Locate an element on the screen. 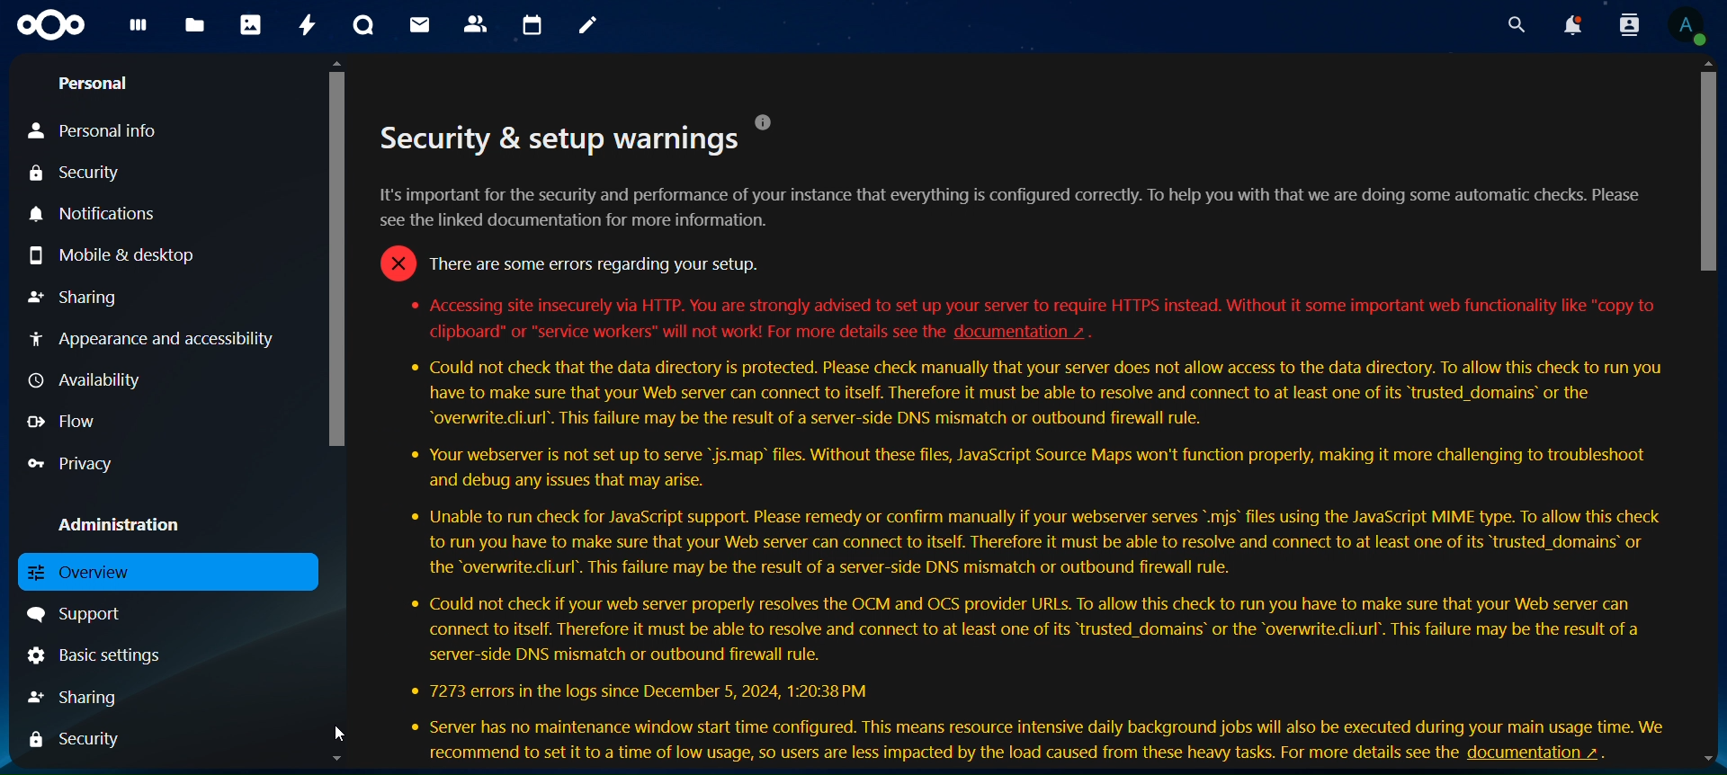 This screenshot has height=775, width=1727. overview is located at coordinates (92, 569).